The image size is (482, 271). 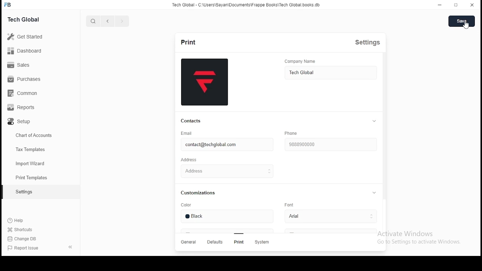 What do you see at coordinates (264, 243) in the screenshot?
I see `system` at bounding box center [264, 243].